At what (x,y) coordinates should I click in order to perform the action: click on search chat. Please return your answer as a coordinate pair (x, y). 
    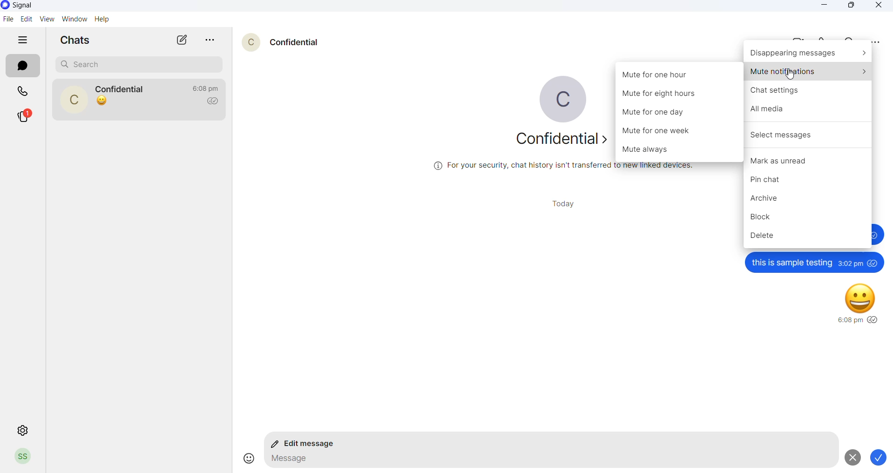
    Looking at the image, I should click on (139, 64).